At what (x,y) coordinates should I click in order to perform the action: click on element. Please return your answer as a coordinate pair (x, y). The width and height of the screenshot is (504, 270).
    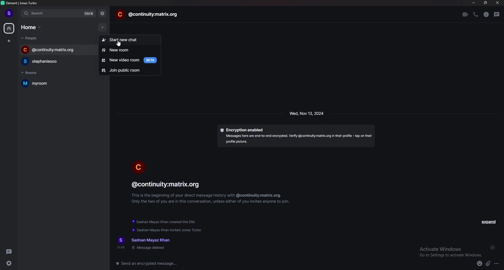
    Looking at the image, I should click on (22, 3).